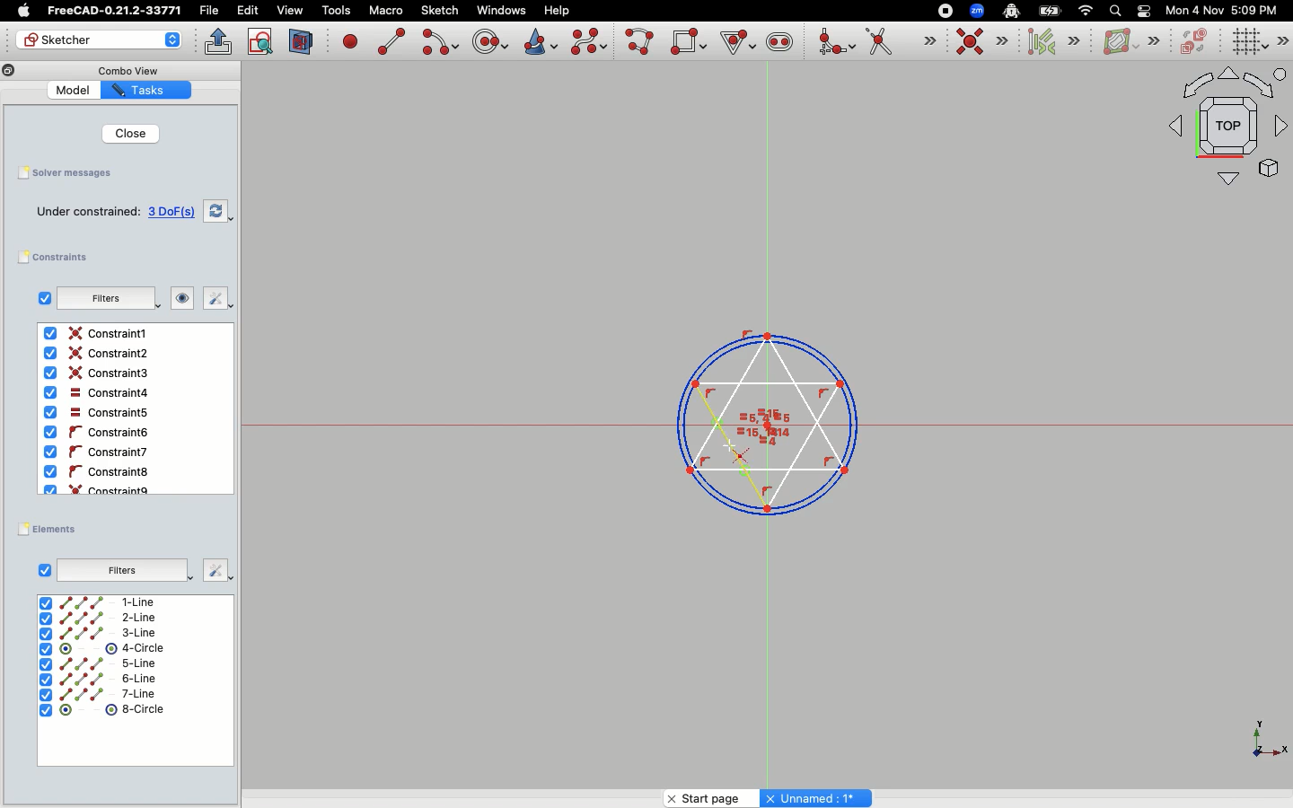 The height and width of the screenshot is (808, 1293). Describe the element at coordinates (736, 43) in the screenshot. I see `Create Regular Polygon` at that location.